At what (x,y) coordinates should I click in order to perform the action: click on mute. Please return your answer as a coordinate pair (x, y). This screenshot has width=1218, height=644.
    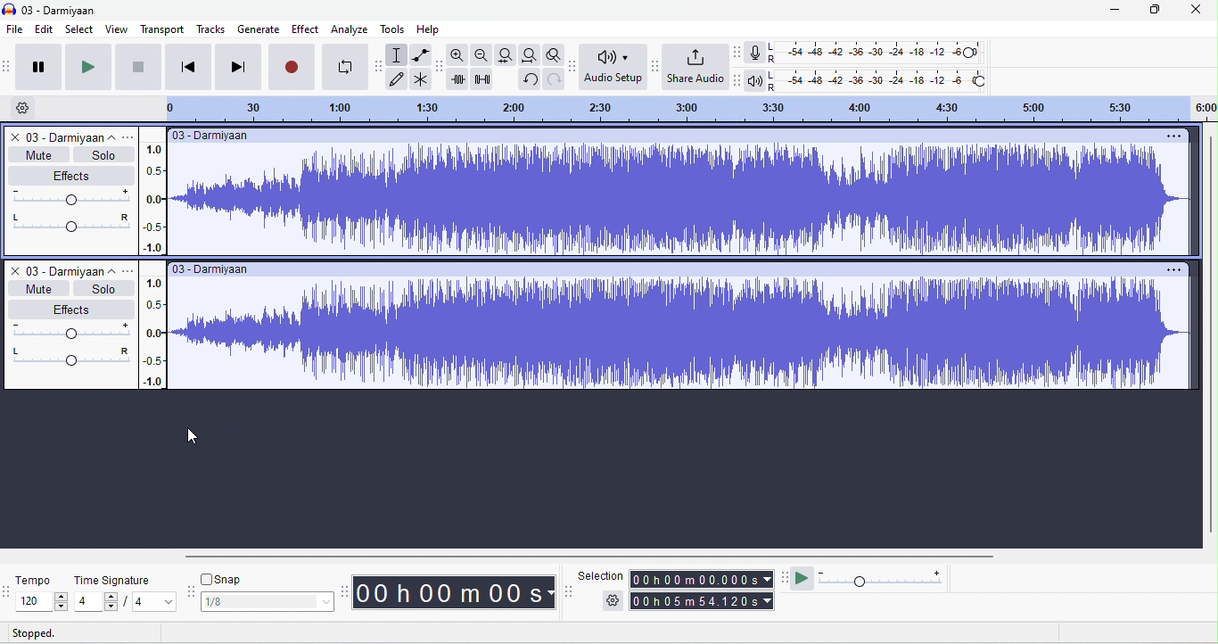
    Looking at the image, I should click on (40, 154).